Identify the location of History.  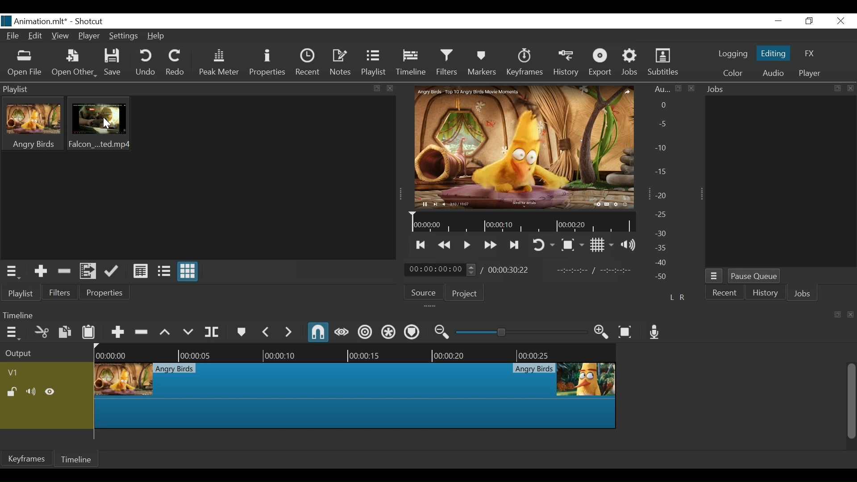
(765, 294).